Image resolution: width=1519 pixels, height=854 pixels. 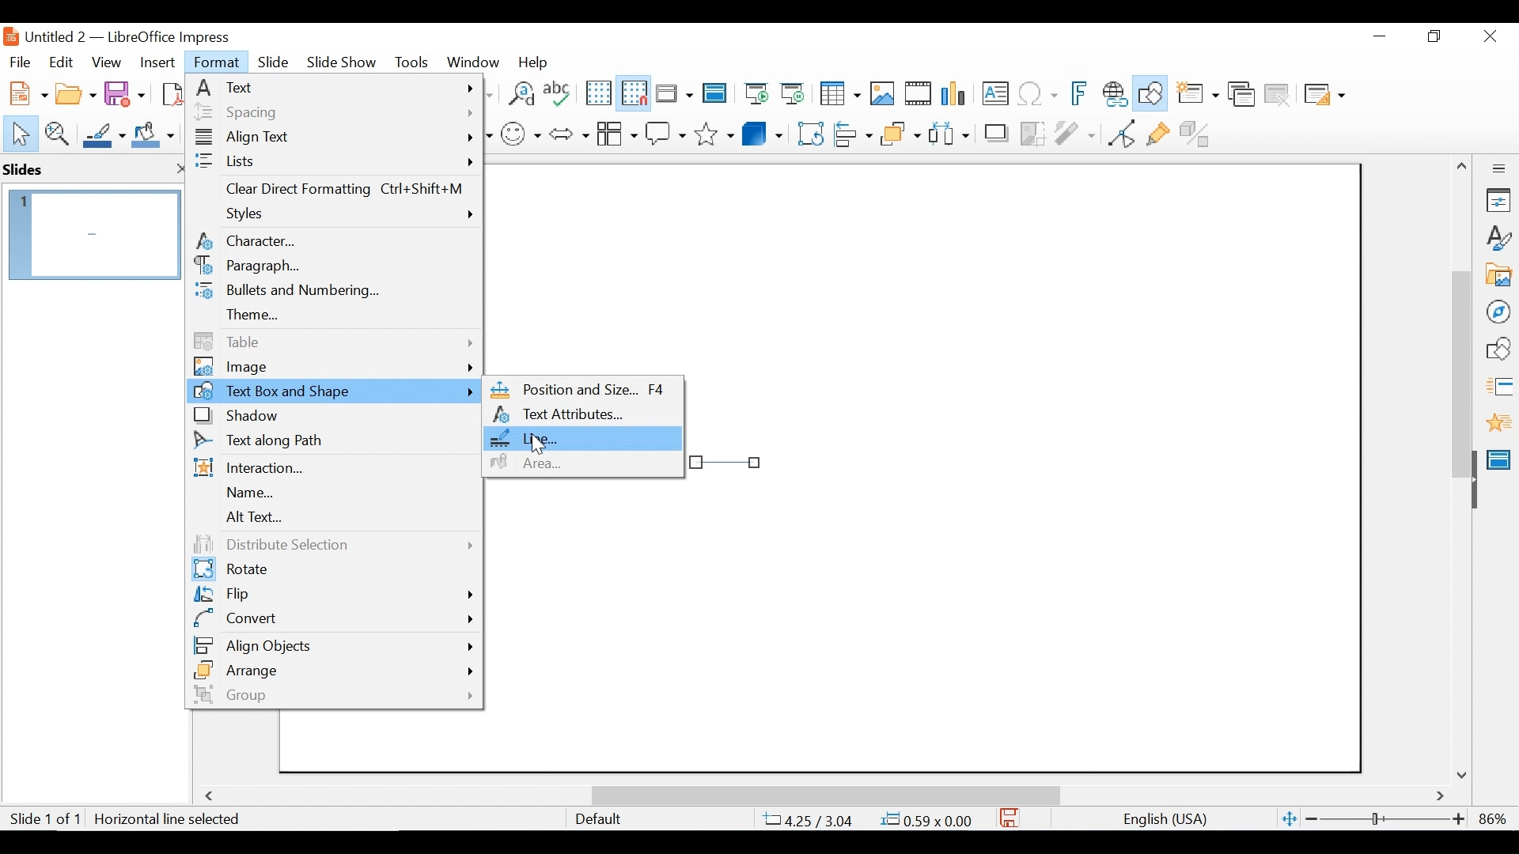 I want to click on Flip, so click(x=331, y=595).